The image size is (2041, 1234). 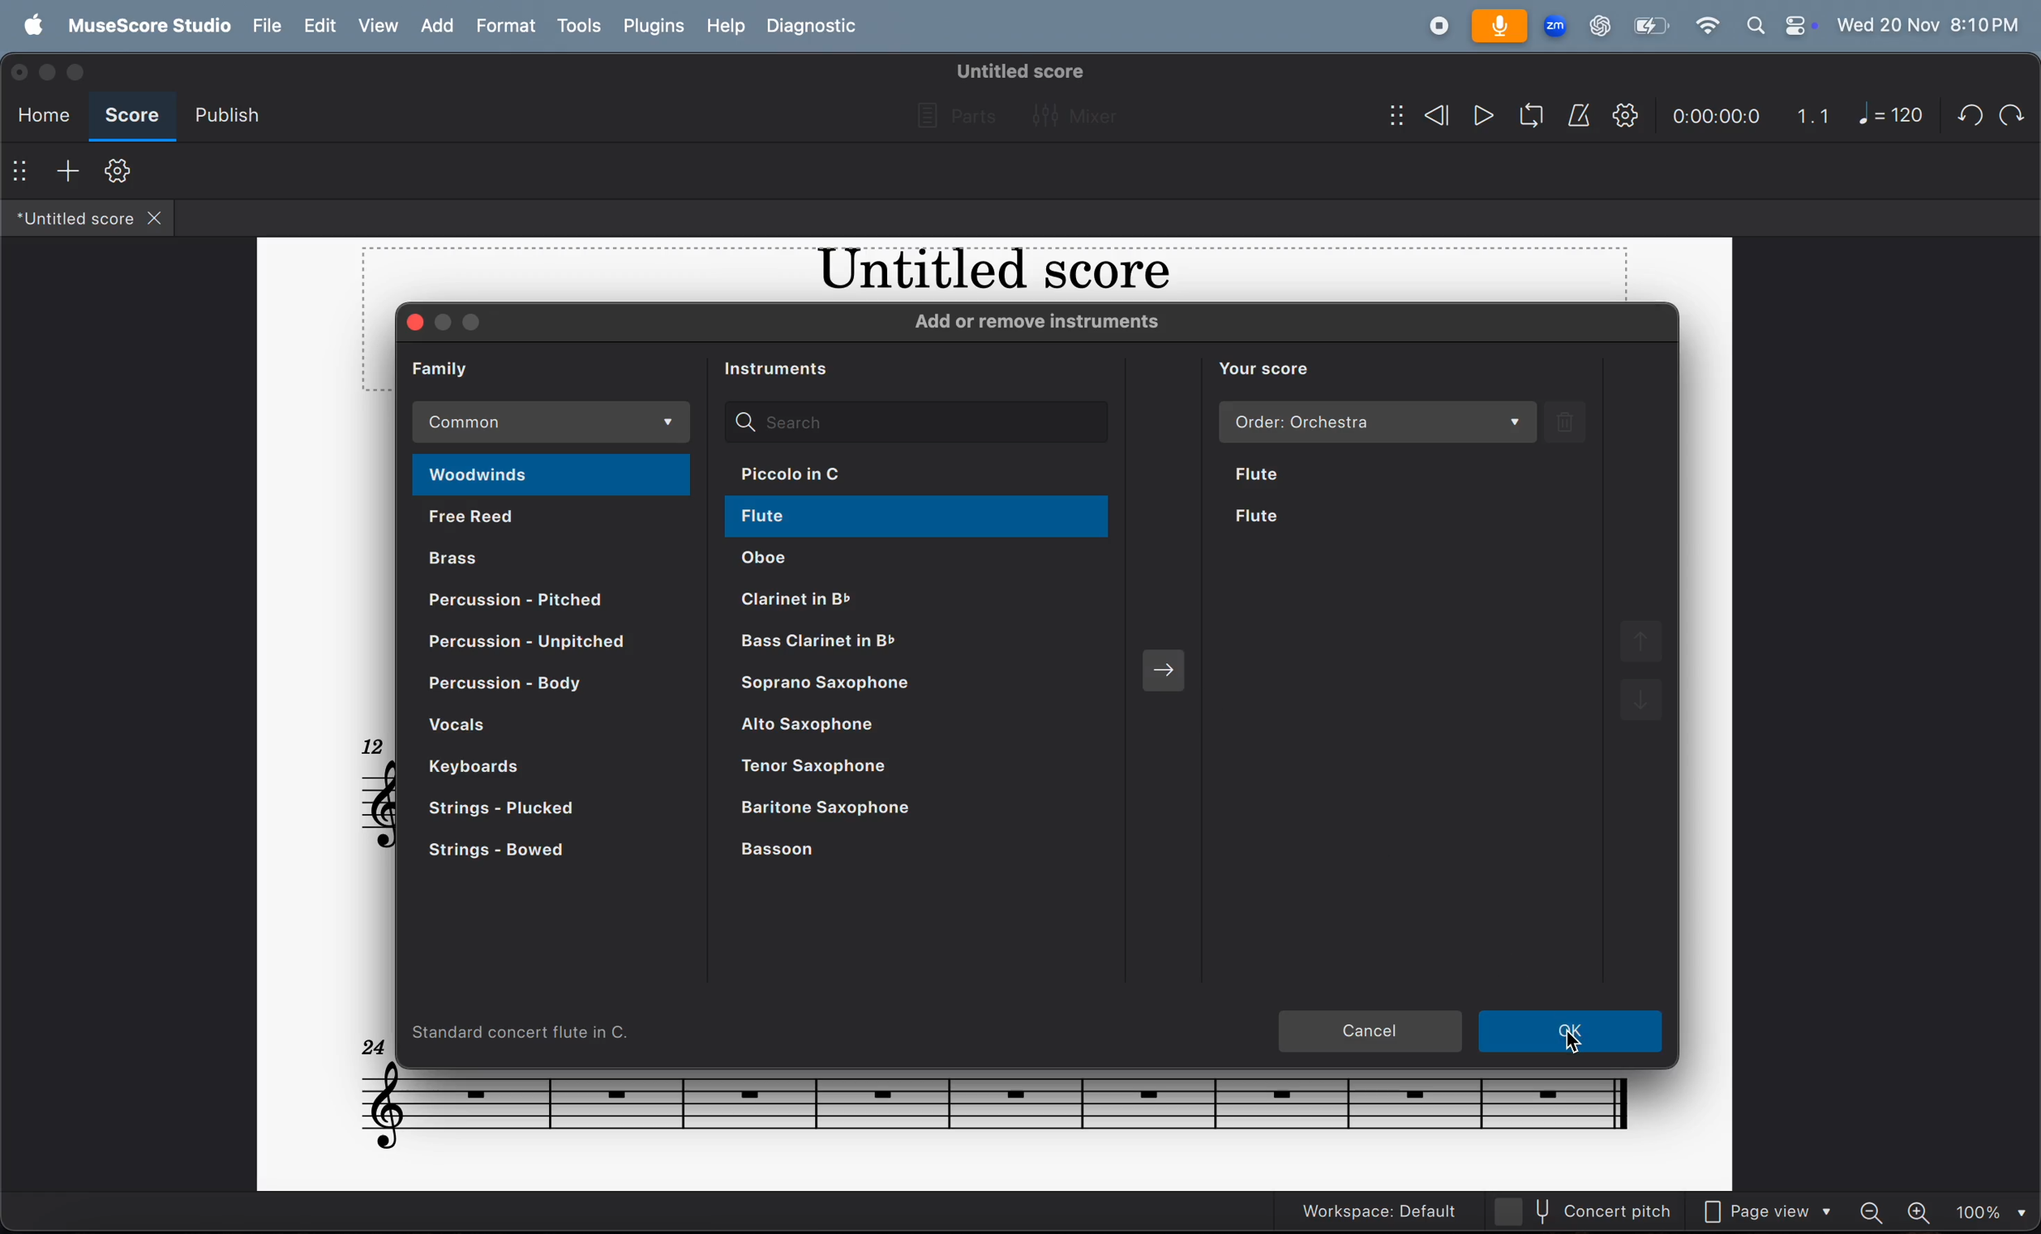 What do you see at coordinates (1374, 422) in the screenshot?
I see `order orchestra` at bounding box center [1374, 422].